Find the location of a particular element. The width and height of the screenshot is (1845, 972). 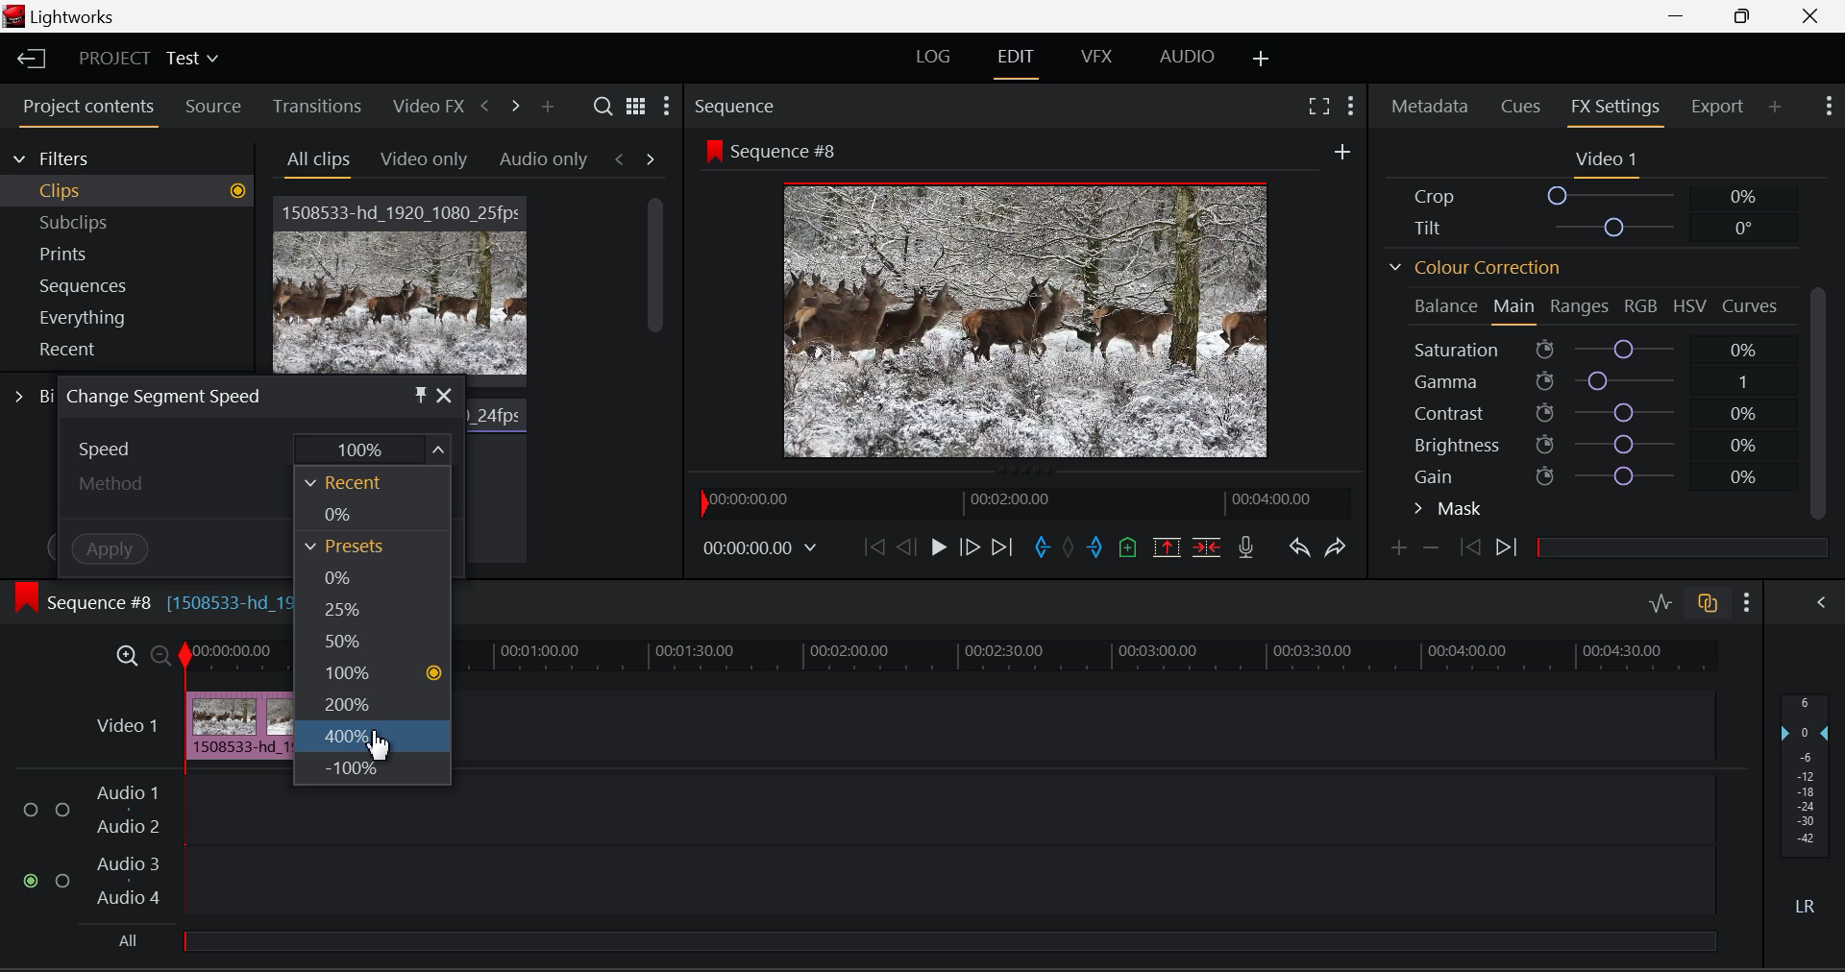

Move Across Tabs is located at coordinates (501, 107).